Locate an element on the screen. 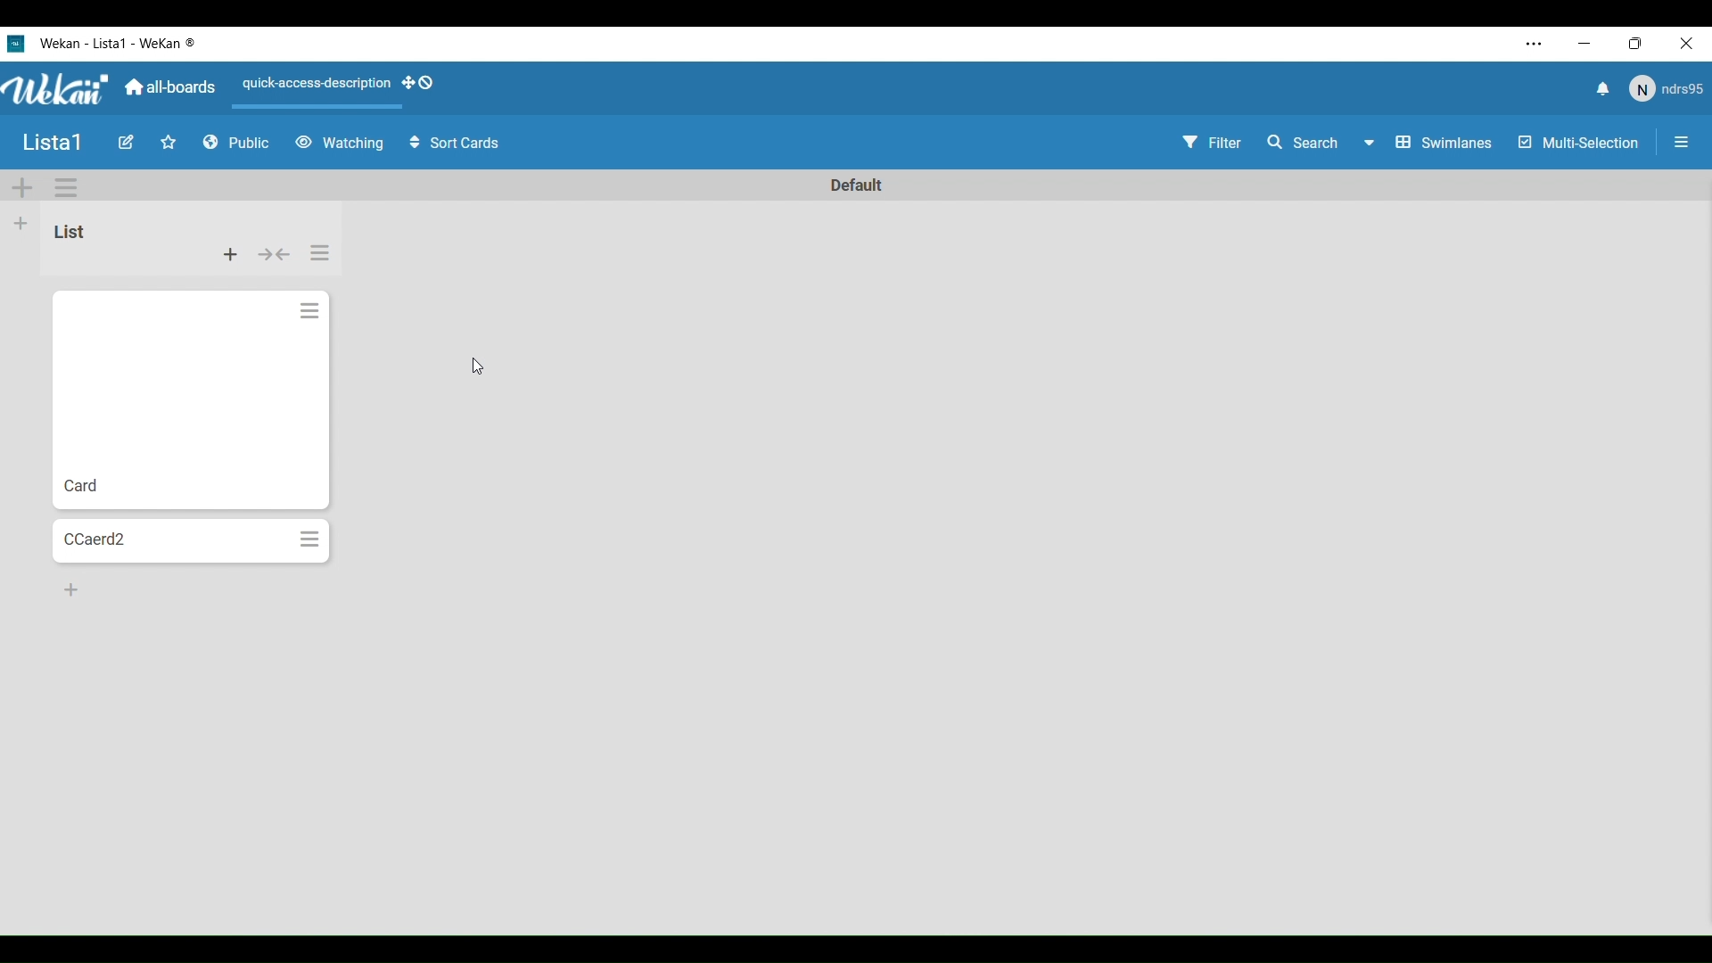 This screenshot has height=963, width=1712. Minimize is located at coordinates (1586, 44).